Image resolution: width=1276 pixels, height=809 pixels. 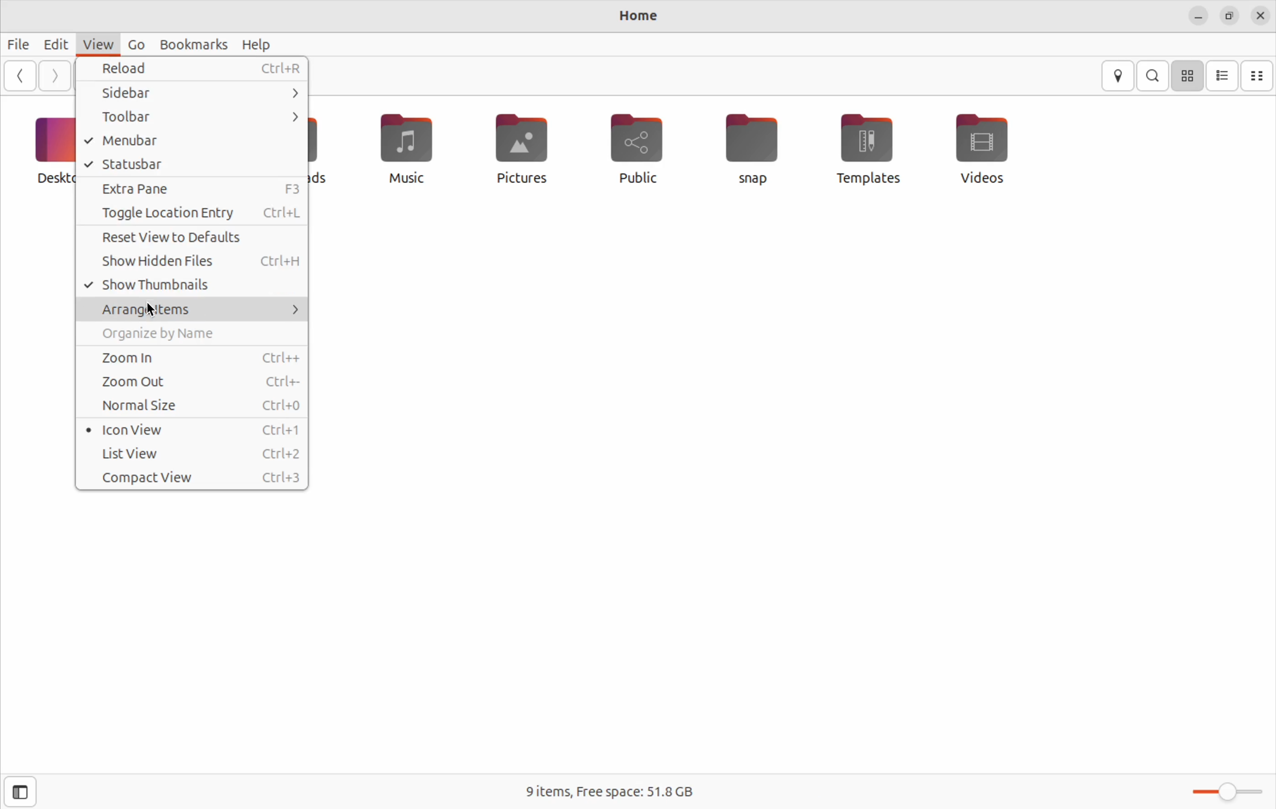 What do you see at coordinates (196, 333) in the screenshot?
I see `organize by names` at bounding box center [196, 333].